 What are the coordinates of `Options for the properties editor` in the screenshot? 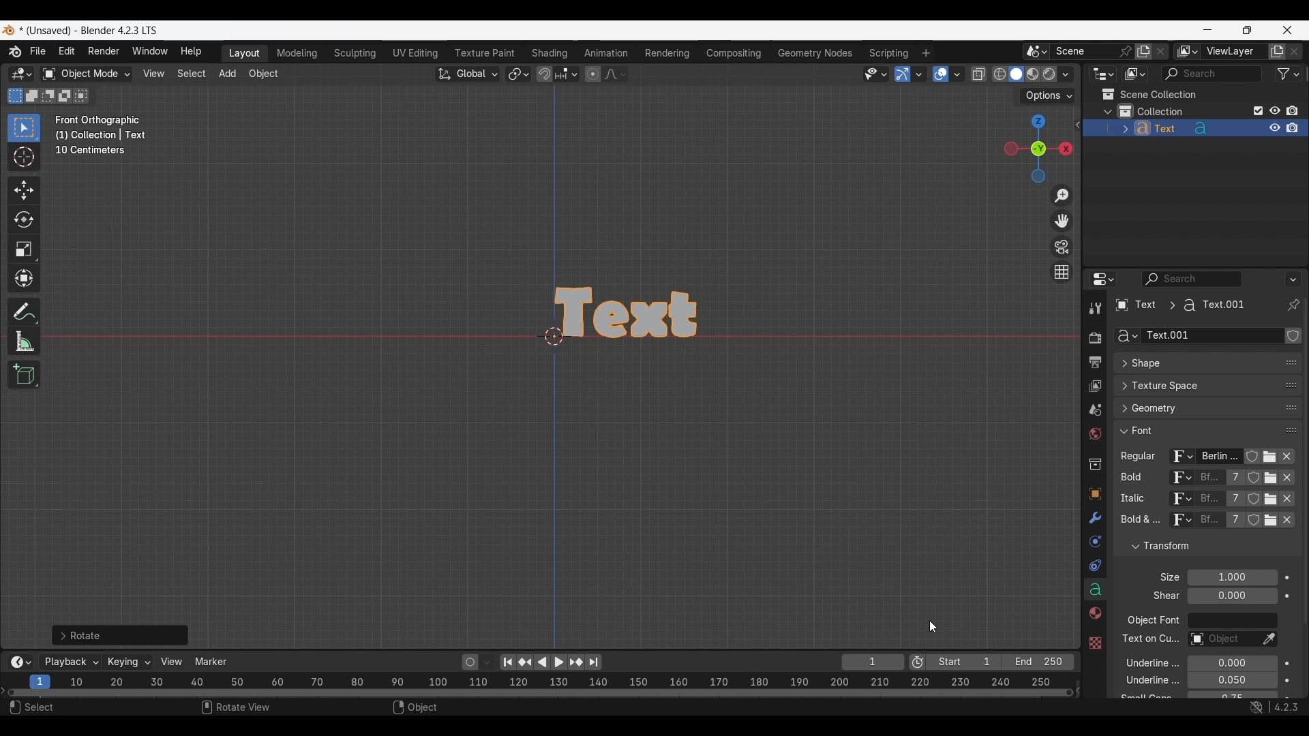 It's located at (1294, 279).